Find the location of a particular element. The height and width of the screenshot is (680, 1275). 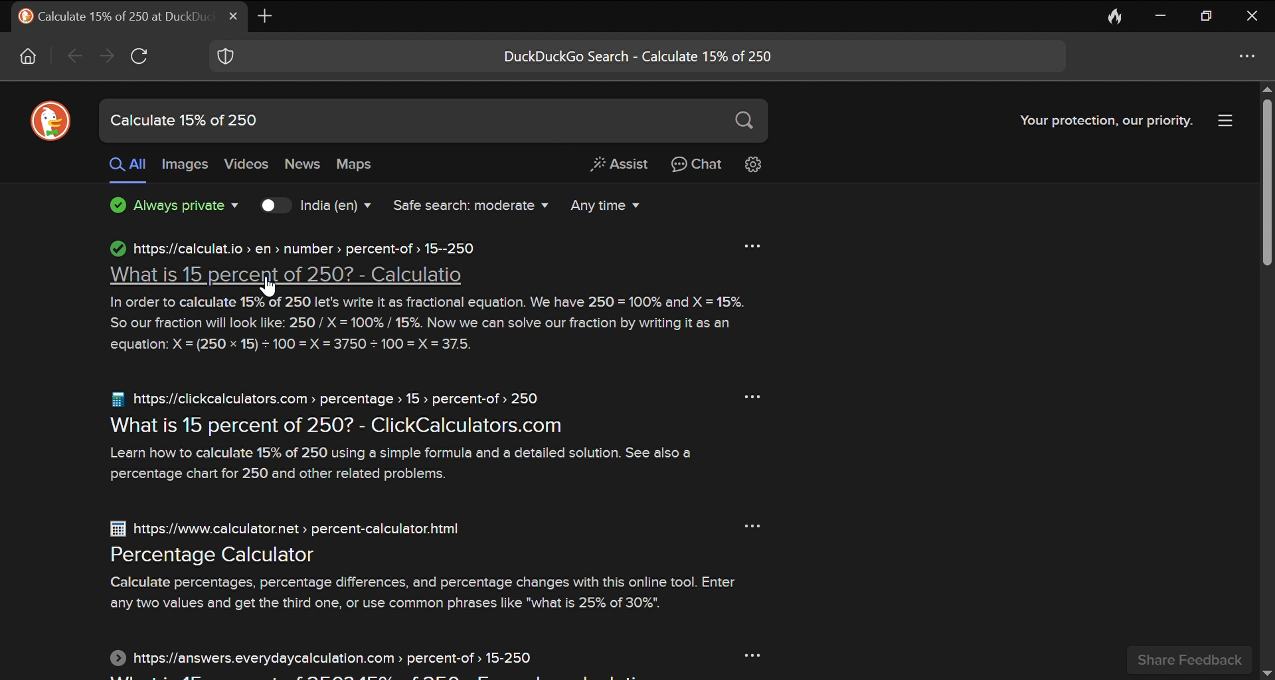

DuckDuckGo logo is located at coordinates (50, 119).